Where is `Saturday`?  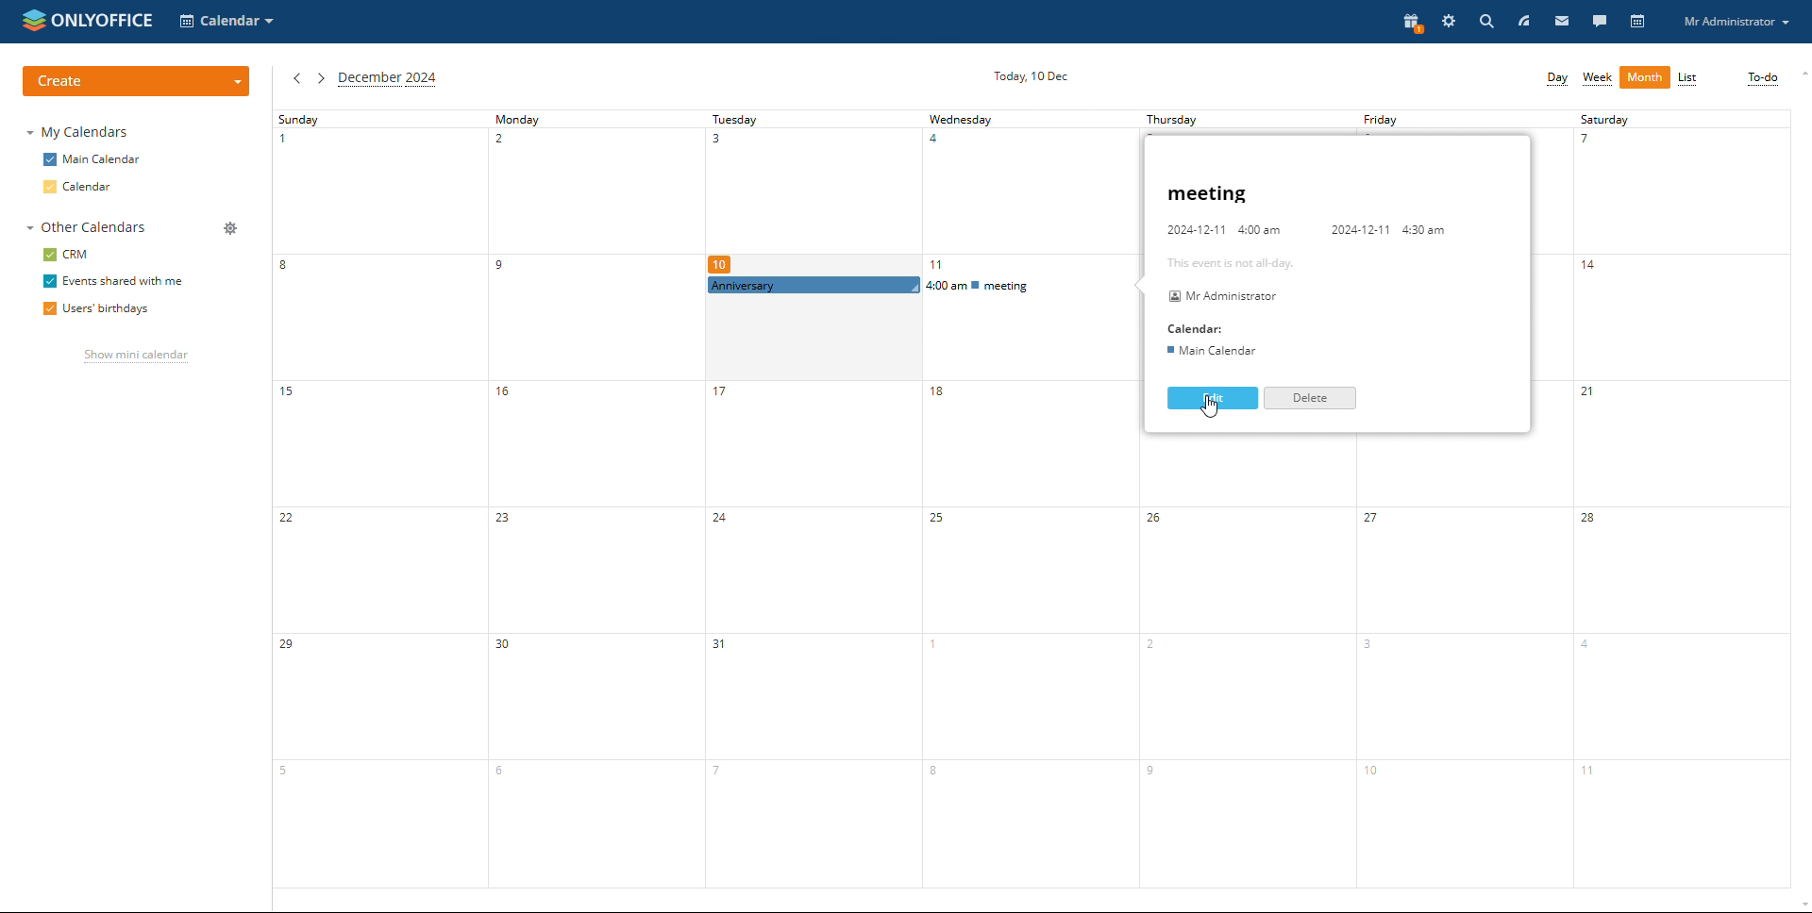
Saturday is located at coordinates (1682, 498).